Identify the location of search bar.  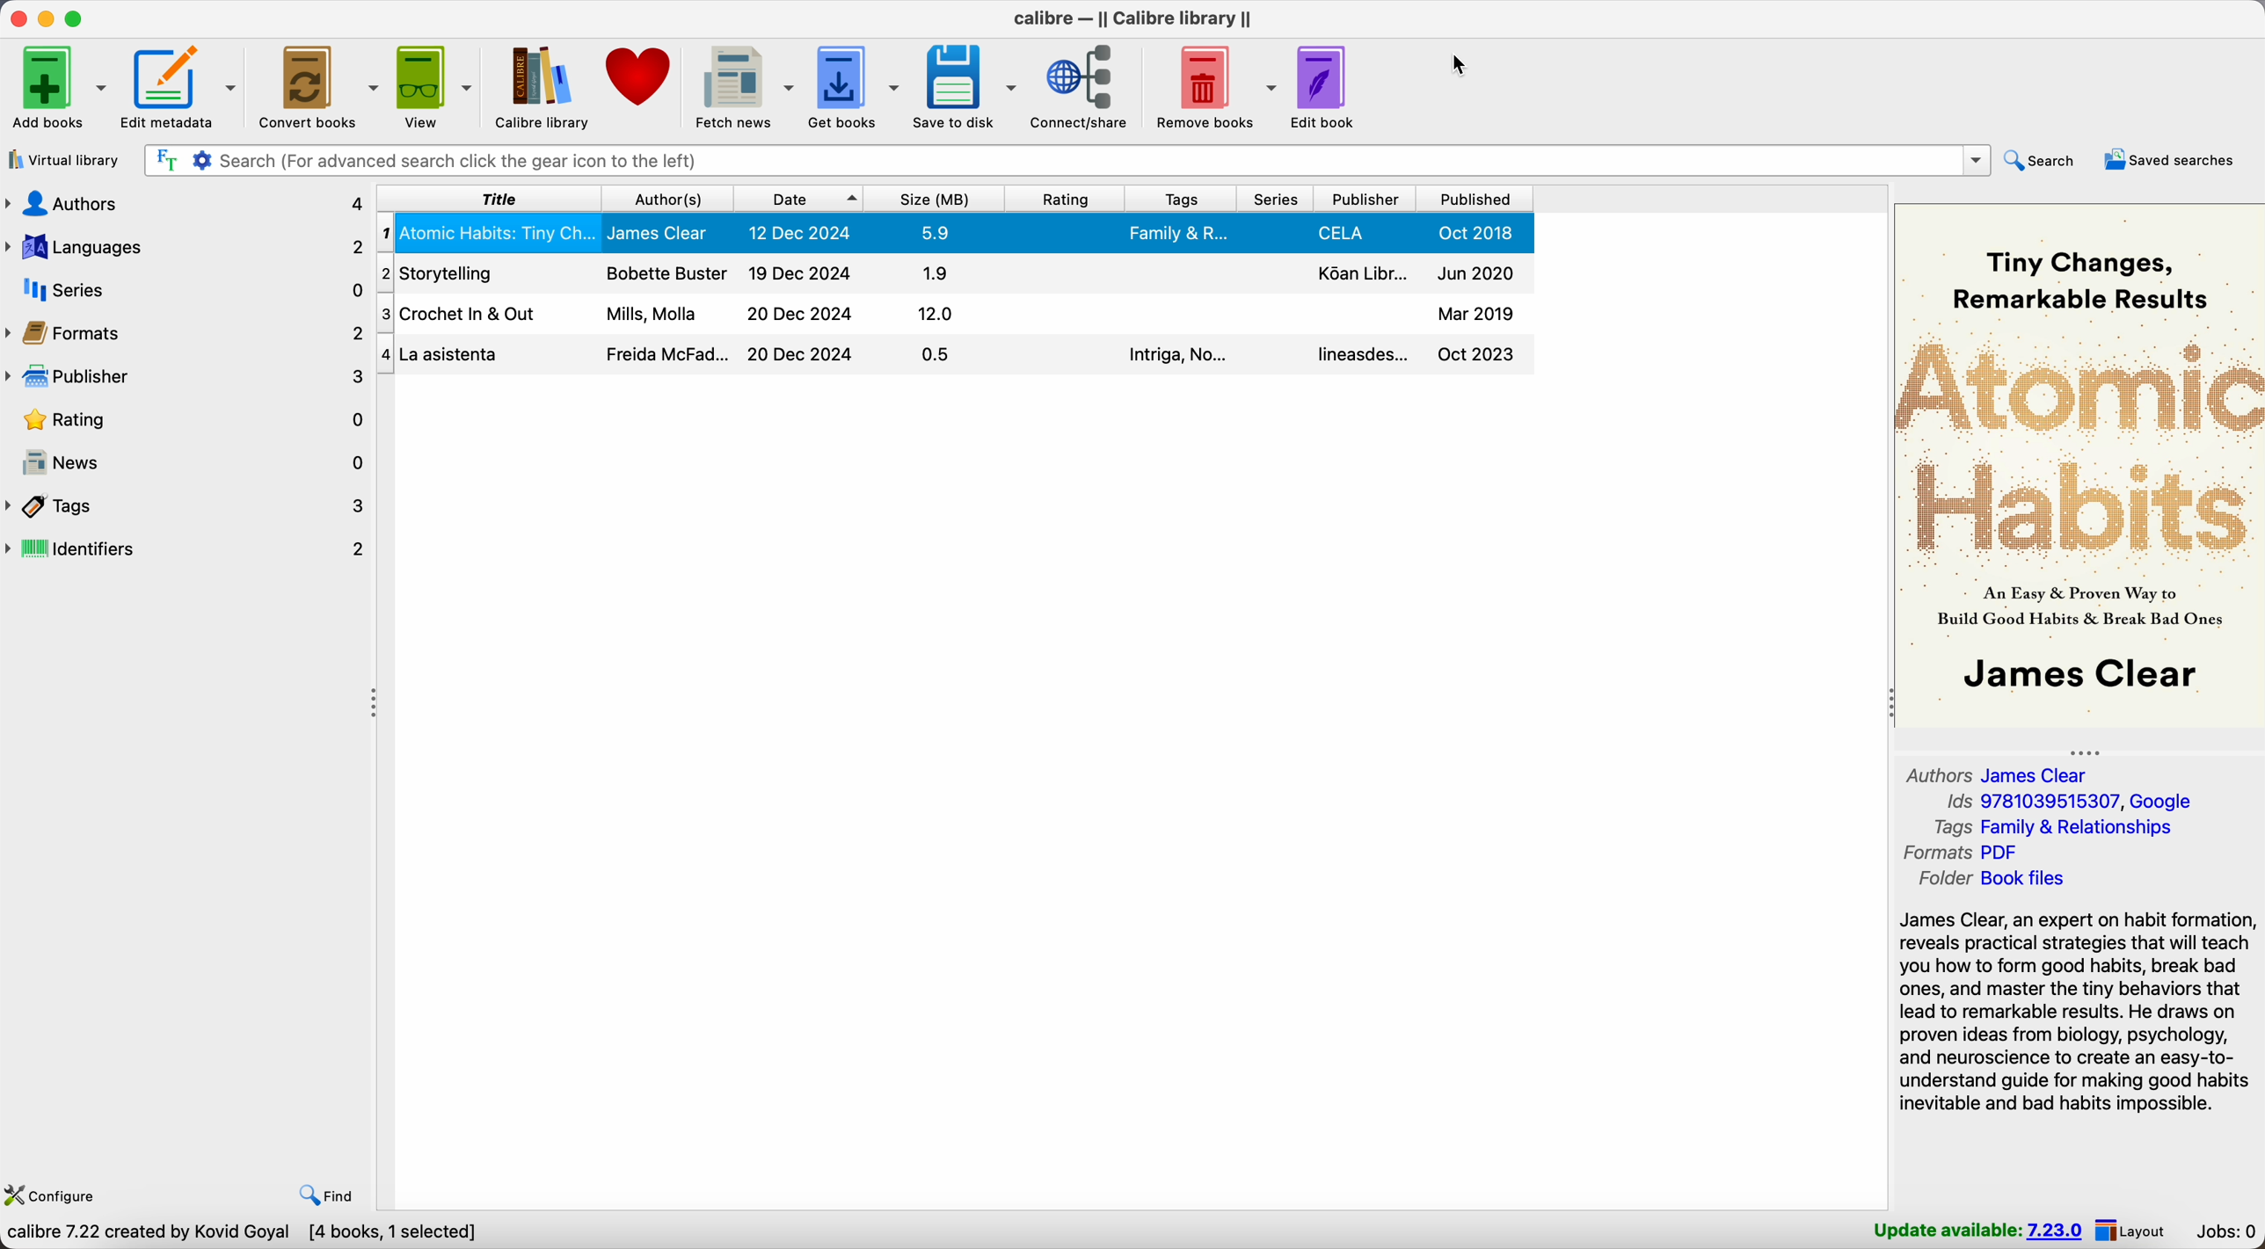
(1063, 159).